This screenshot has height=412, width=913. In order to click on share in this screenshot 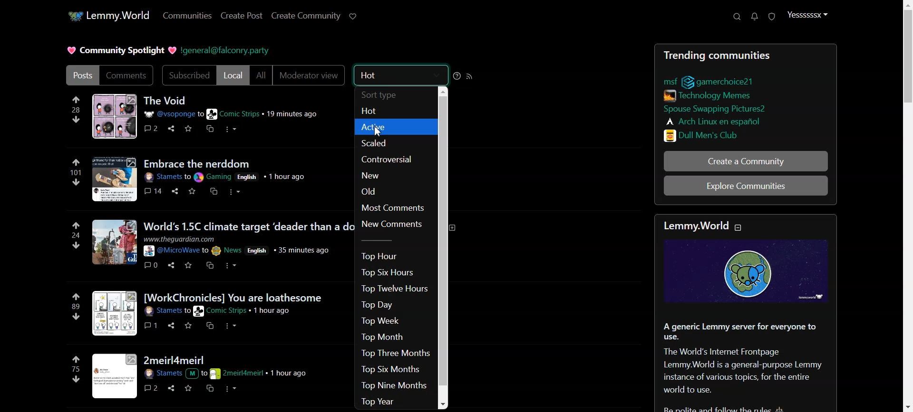, I will do `click(175, 190)`.